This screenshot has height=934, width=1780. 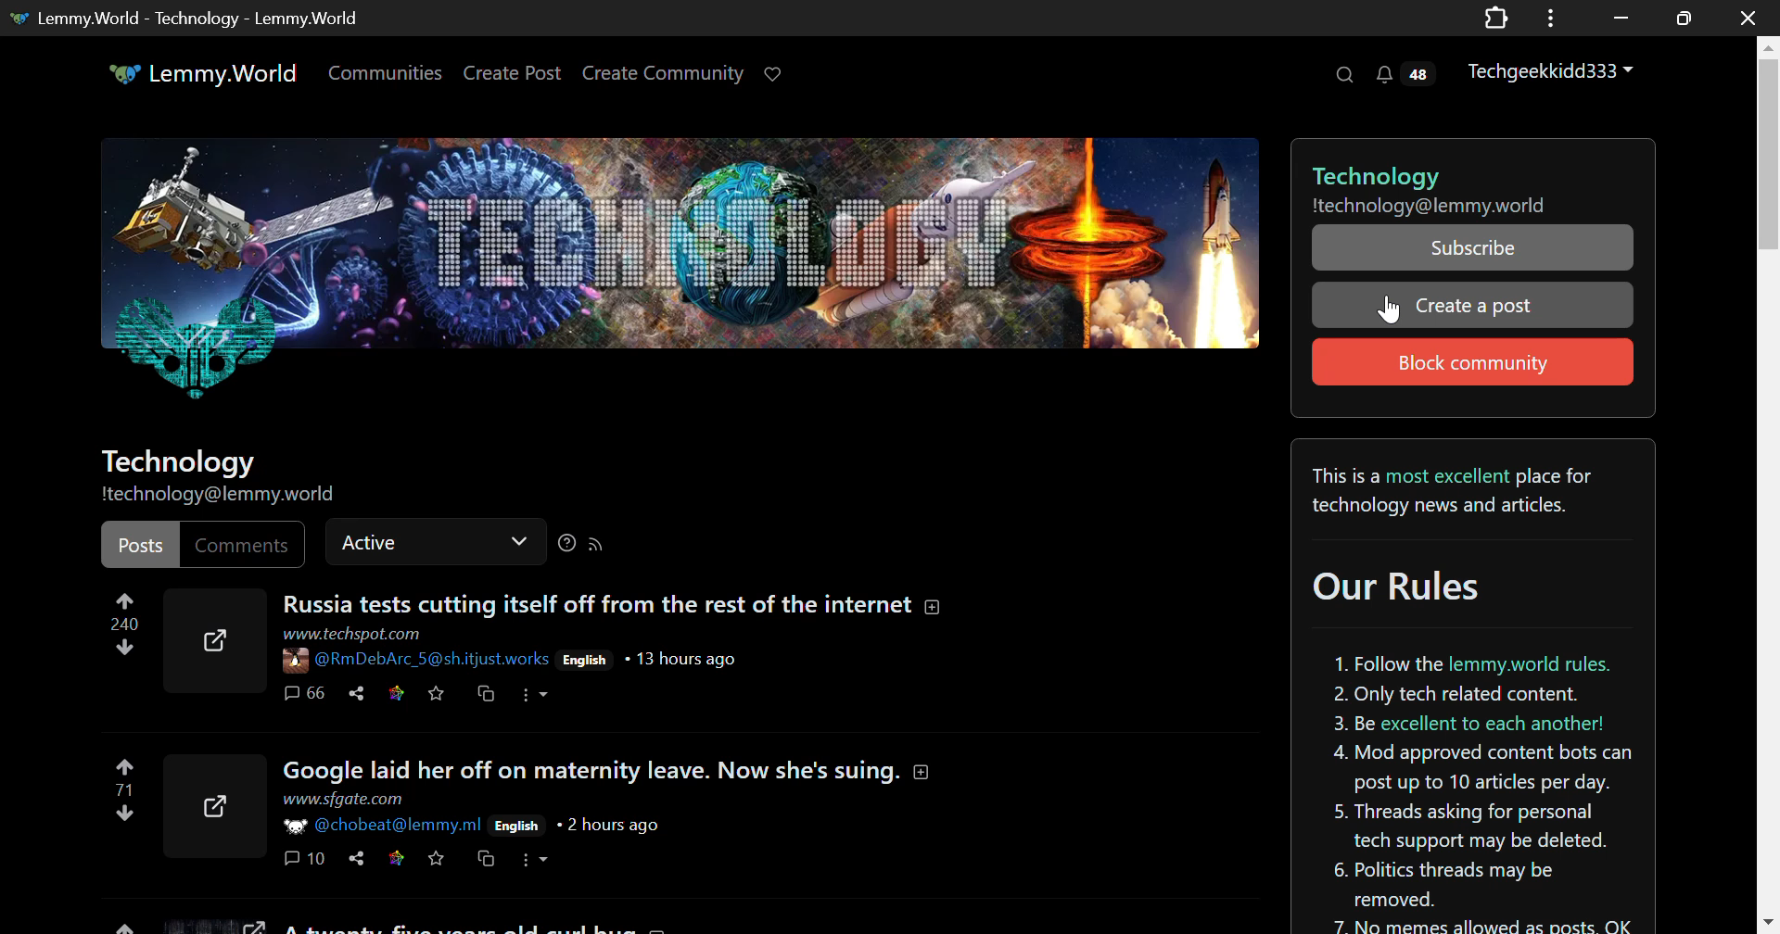 I want to click on Lemmy.World, so click(x=199, y=74).